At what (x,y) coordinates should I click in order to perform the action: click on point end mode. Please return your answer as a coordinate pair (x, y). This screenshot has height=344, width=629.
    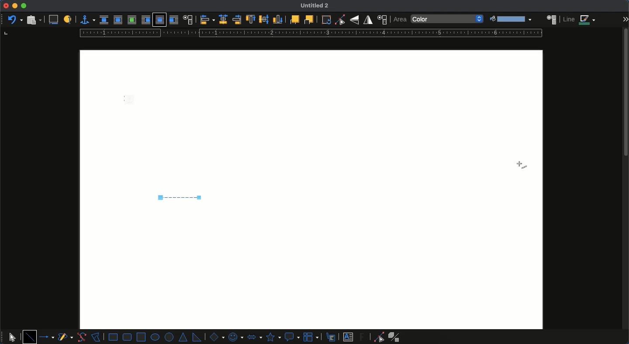
    Looking at the image, I should click on (377, 337).